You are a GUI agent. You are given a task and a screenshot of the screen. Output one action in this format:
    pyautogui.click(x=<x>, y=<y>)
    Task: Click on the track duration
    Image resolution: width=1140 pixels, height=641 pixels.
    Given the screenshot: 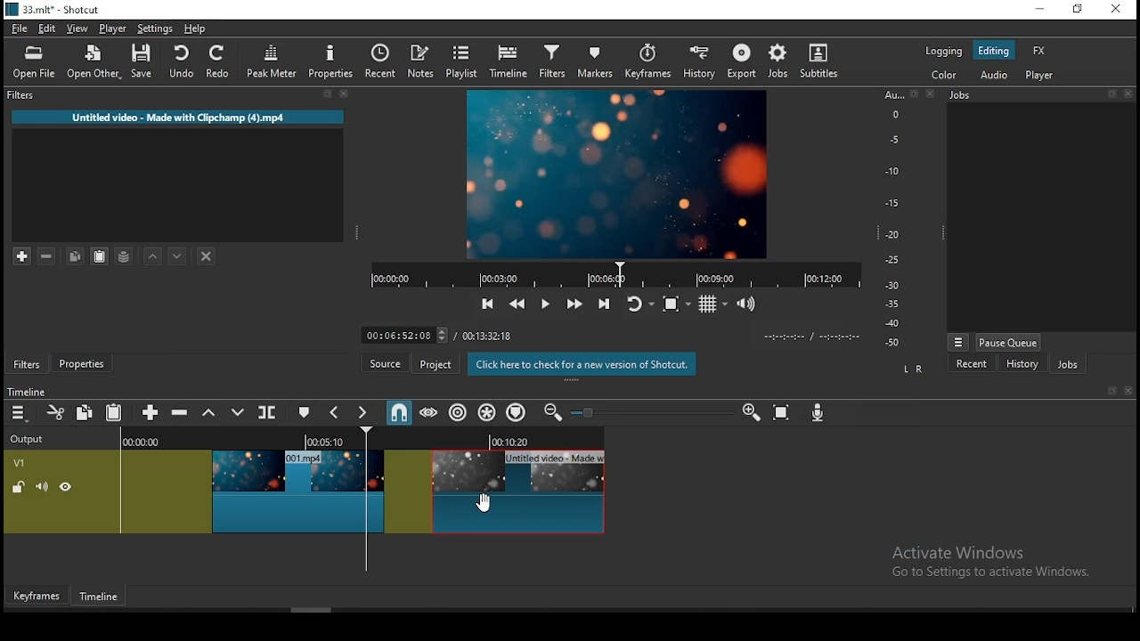 What is the action you would take?
    pyautogui.click(x=490, y=335)
    